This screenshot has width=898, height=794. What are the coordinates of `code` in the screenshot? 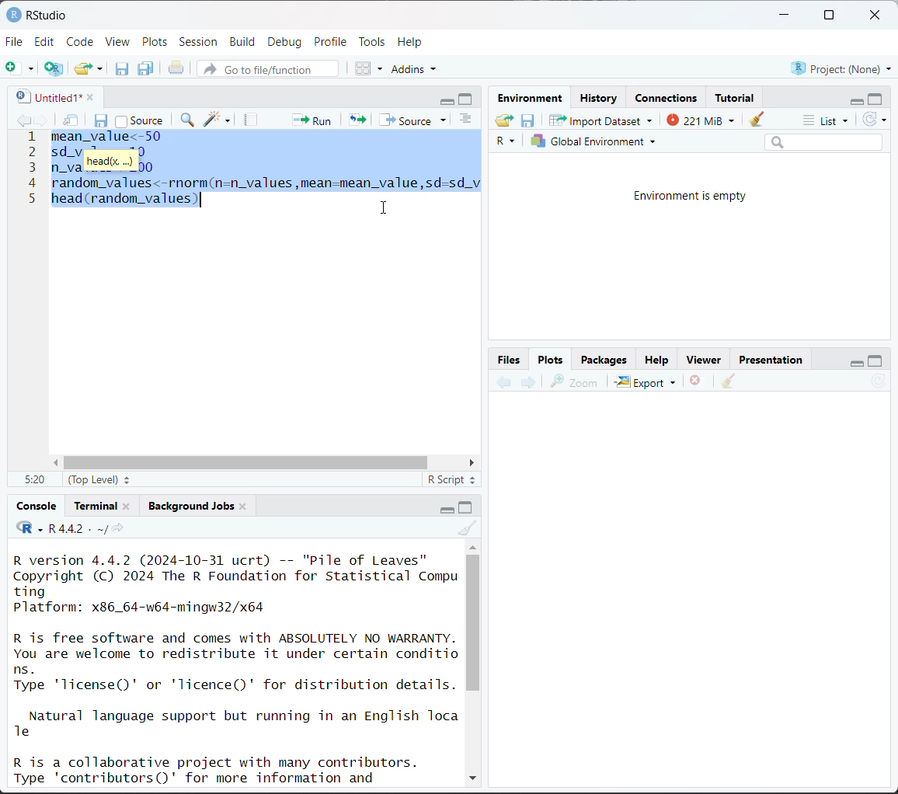 It's located at (29, 528).